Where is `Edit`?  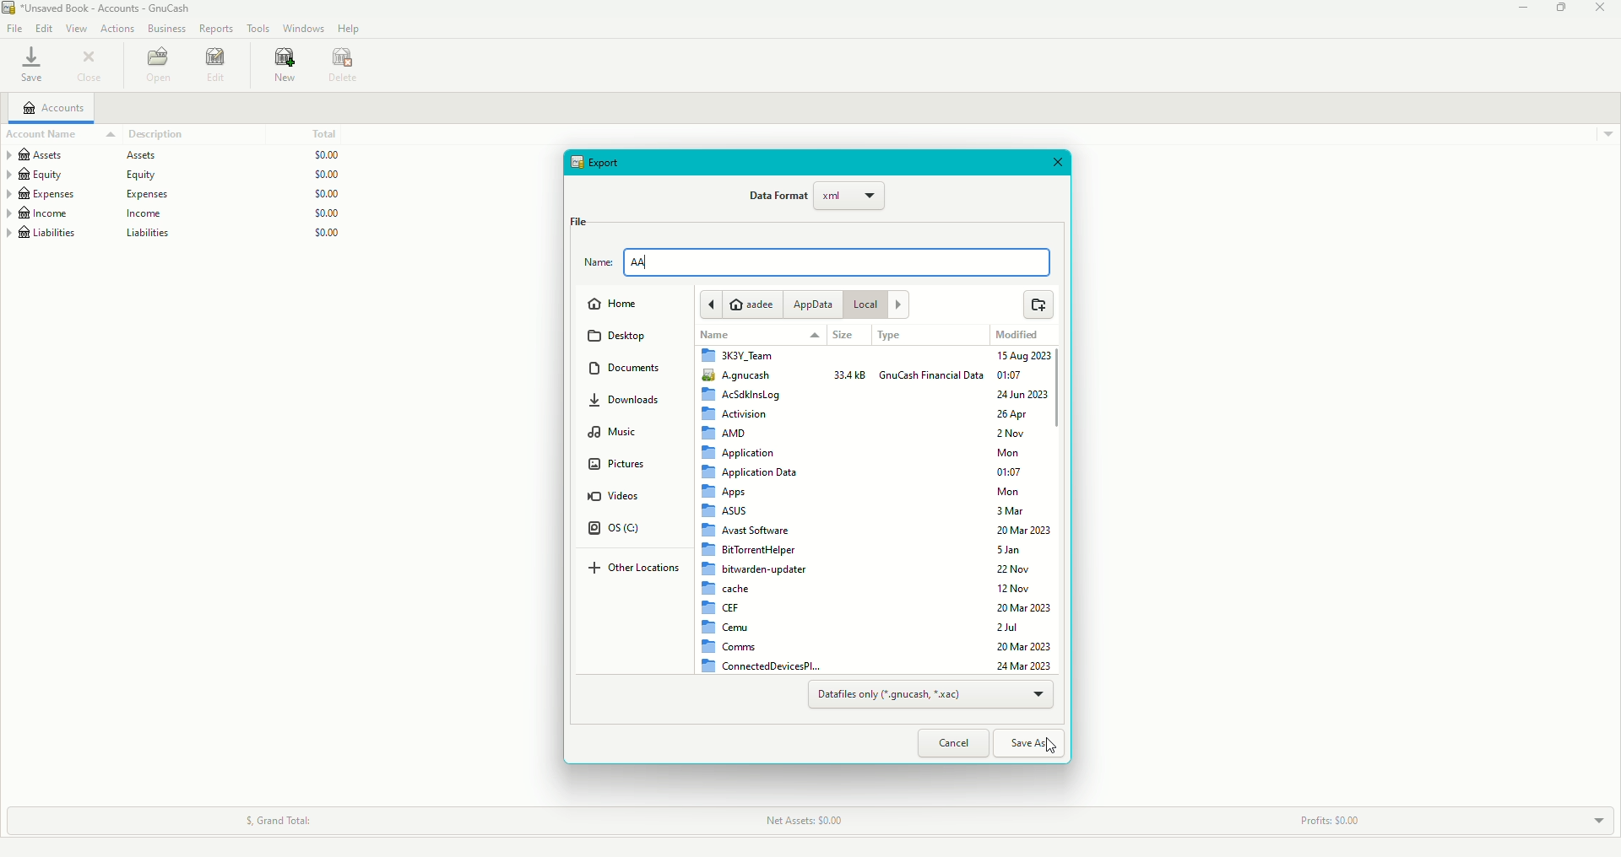 Edit is located at coordinates (43, 28).